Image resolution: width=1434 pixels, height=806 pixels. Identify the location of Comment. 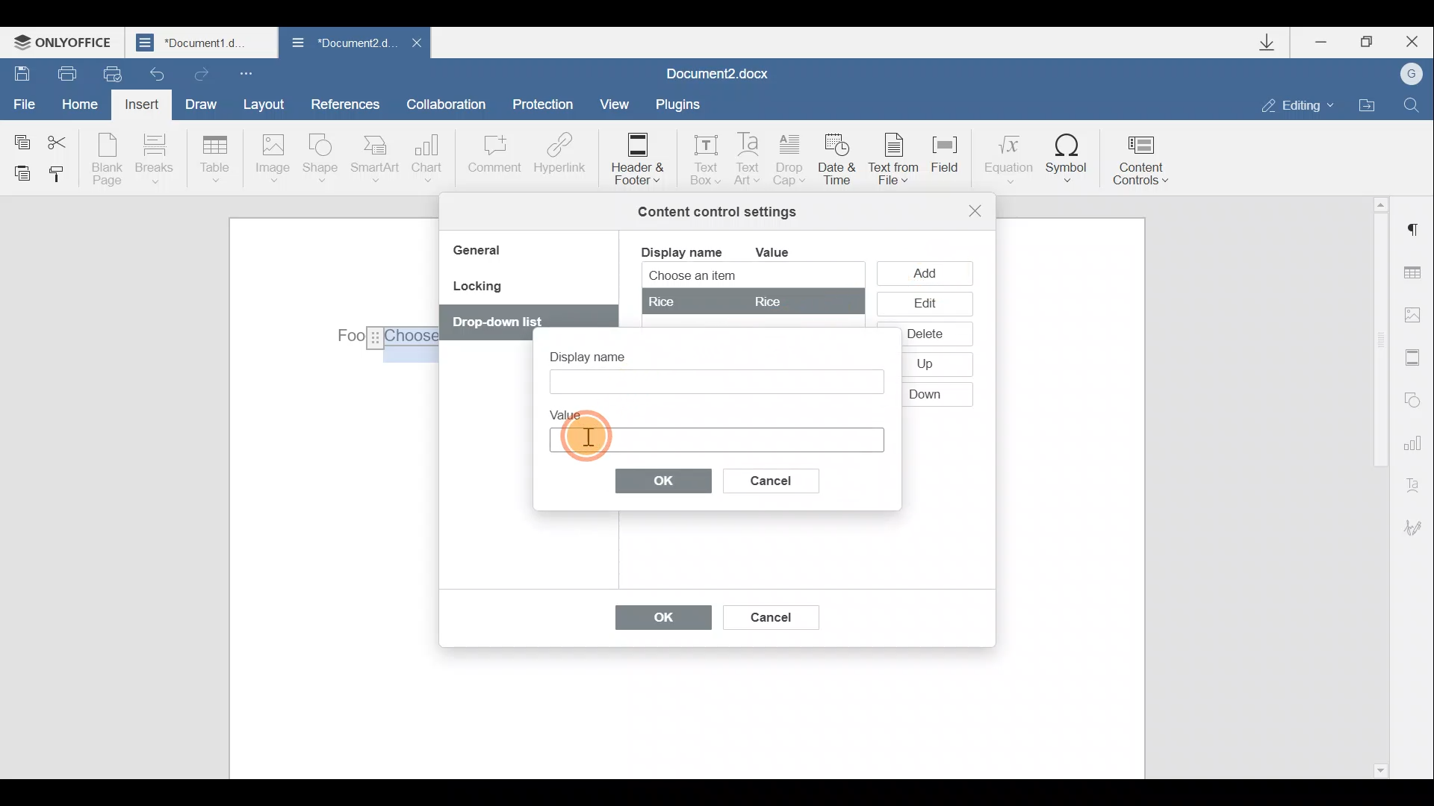
(494, 161).